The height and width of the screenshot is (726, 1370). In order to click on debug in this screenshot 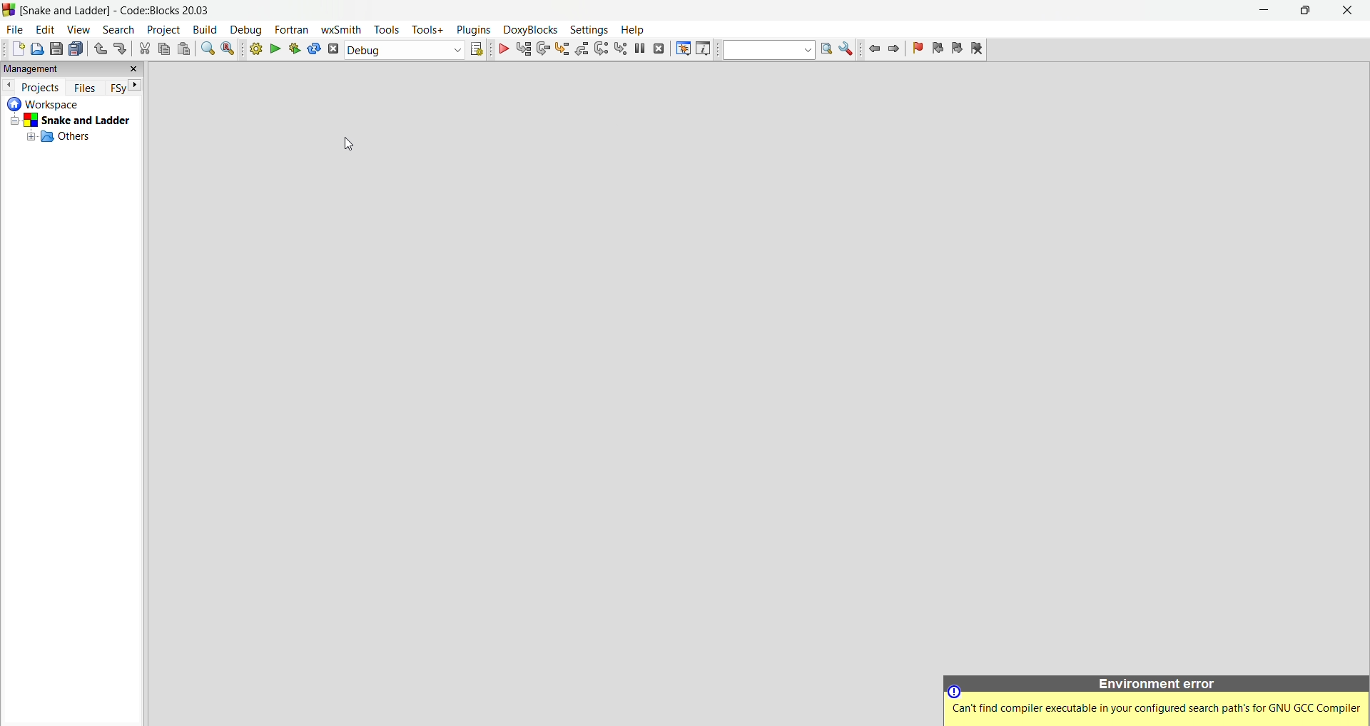, I will do `click(246, 30)`.